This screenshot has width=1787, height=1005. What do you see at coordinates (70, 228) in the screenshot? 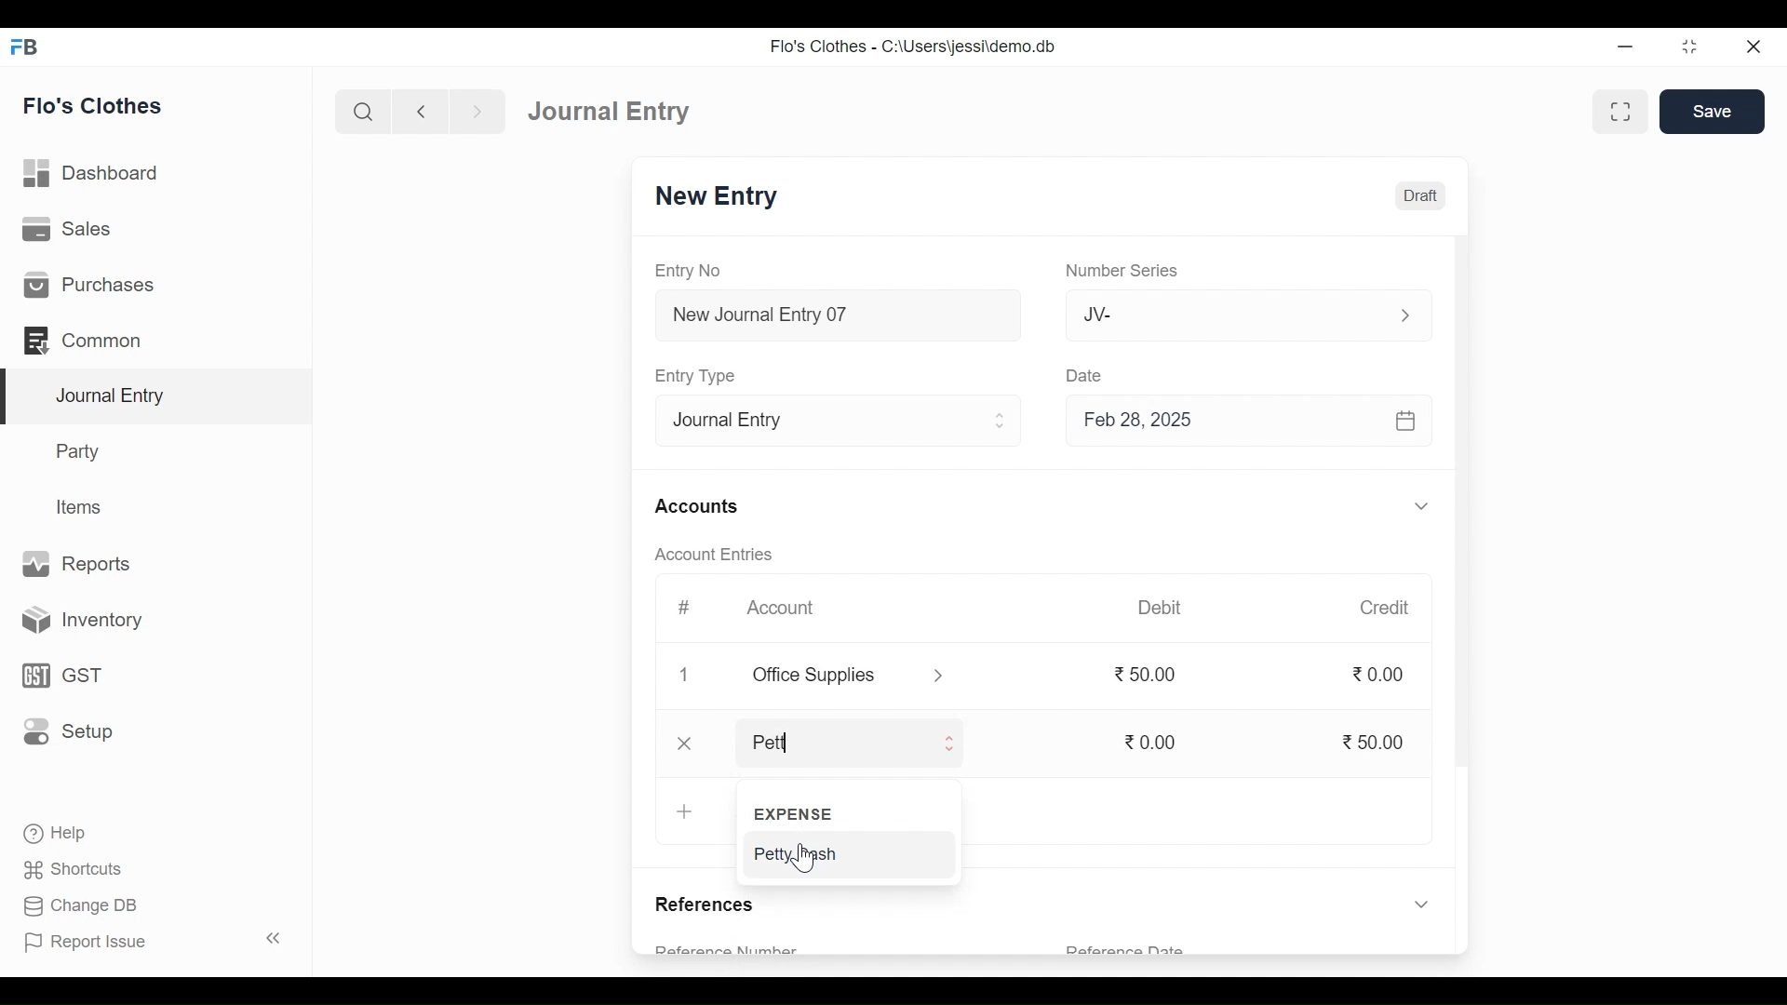
I see `Sales` at bounding box center [70, 228].